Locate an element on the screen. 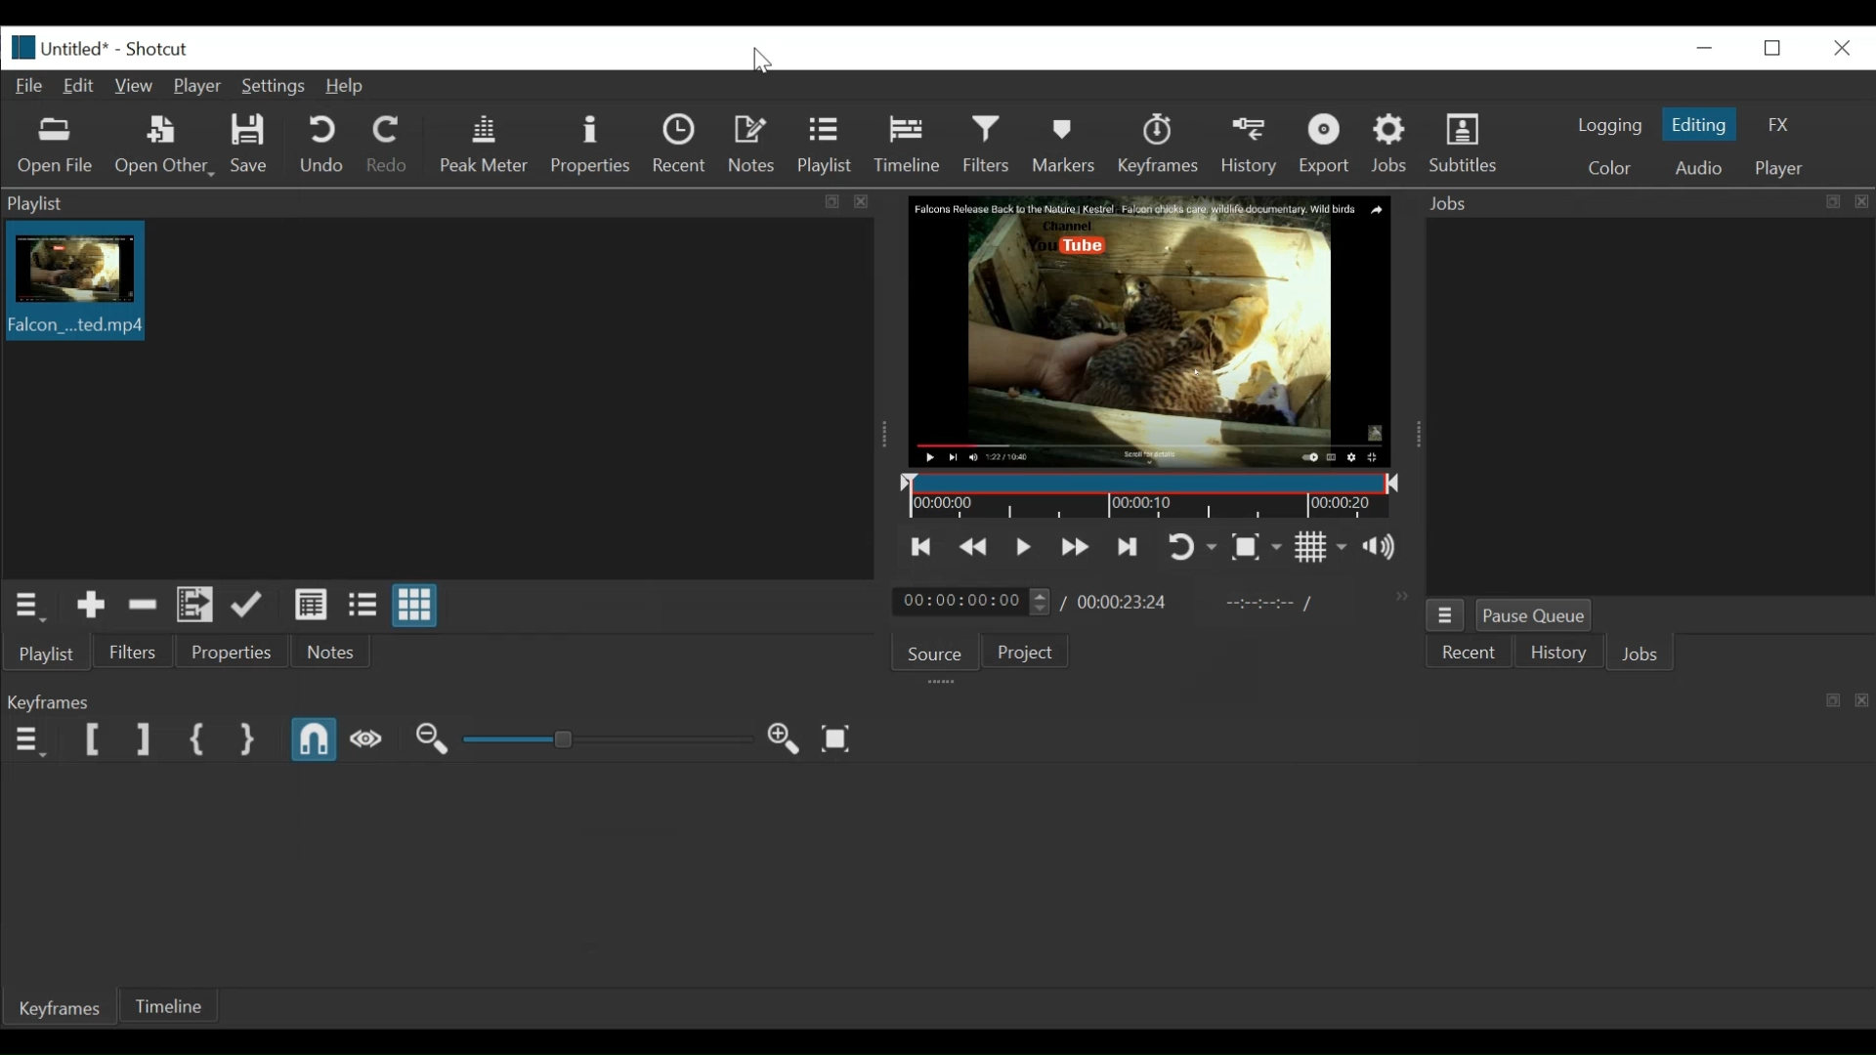 This screenshot has height=1055, width=1876. Markers is located at coordinates (1068, 147).